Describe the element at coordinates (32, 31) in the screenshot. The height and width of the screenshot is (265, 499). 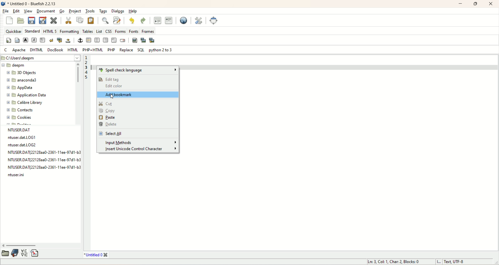
I see `standard` at that location.